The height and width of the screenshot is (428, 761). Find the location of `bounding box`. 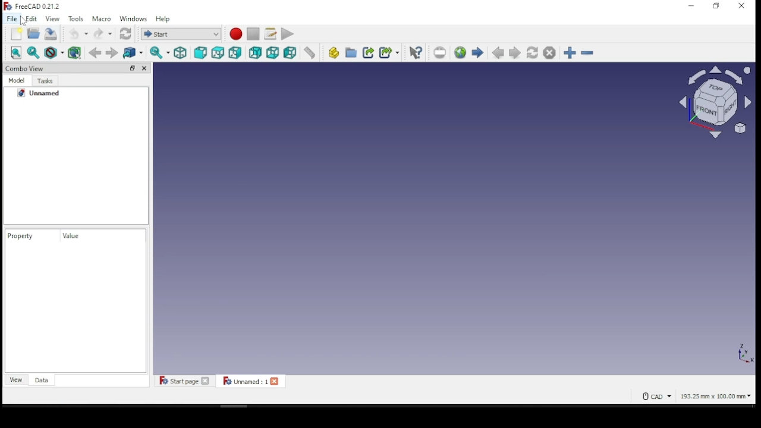

bounding box is located at coordinates (73, 52).